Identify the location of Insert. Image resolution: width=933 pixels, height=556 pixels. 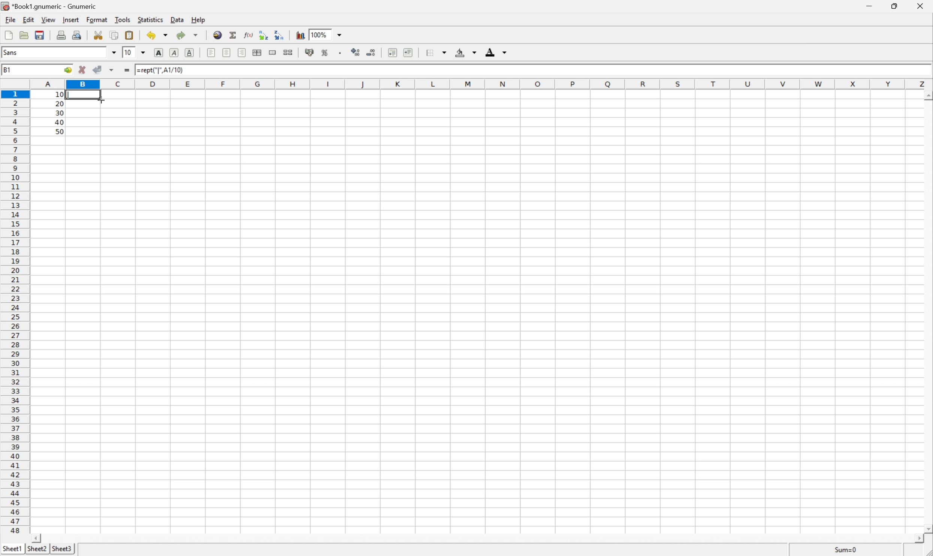
(70, 19).